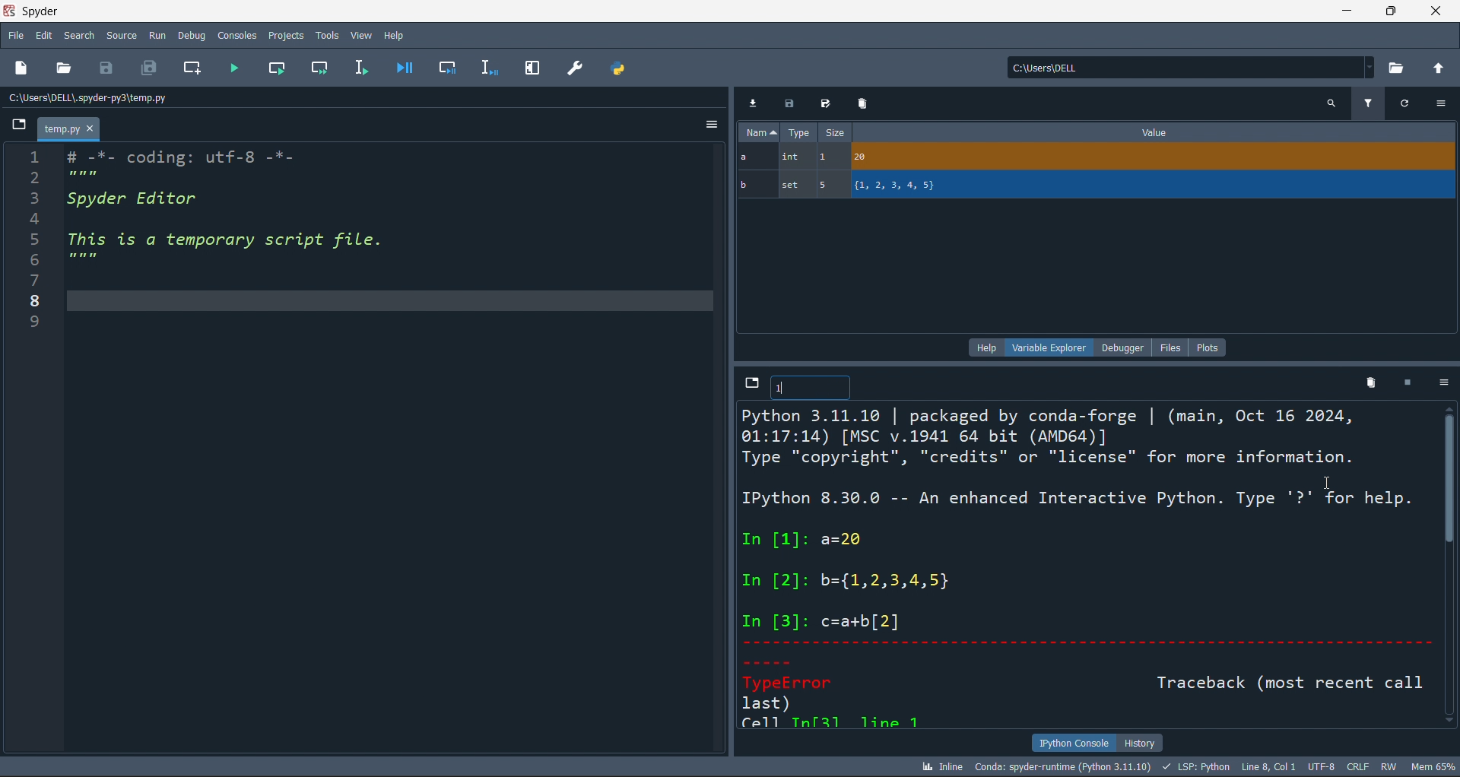  Describe the element at coordinates (77, 36) in the screenshot. I see `search` at that location.